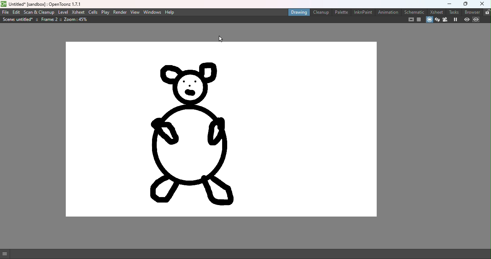  I want to click on Sub-camera preview, so click(476, 20).